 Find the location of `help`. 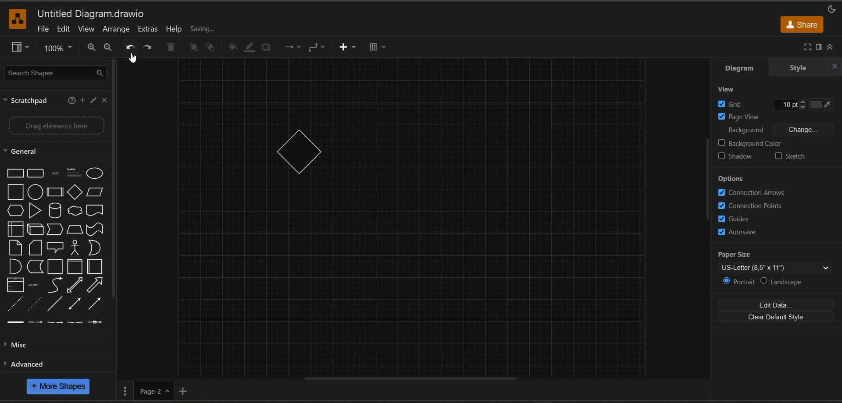

help is located at coordinates (174, 28).